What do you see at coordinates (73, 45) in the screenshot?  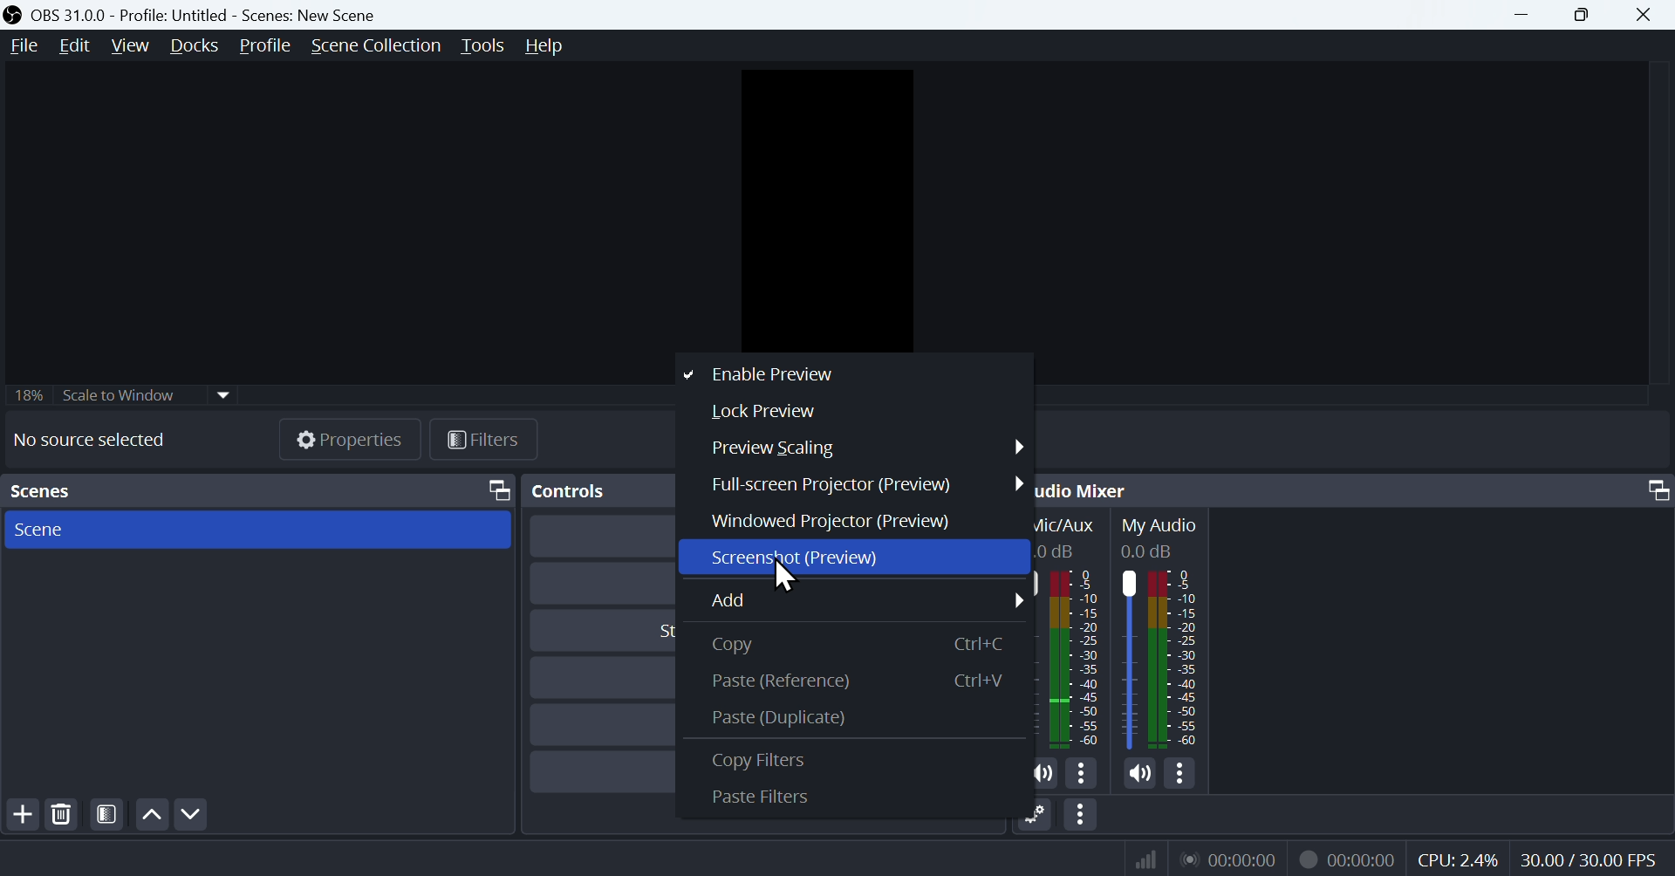 I see `Edit` at bounding box center [73, 45].